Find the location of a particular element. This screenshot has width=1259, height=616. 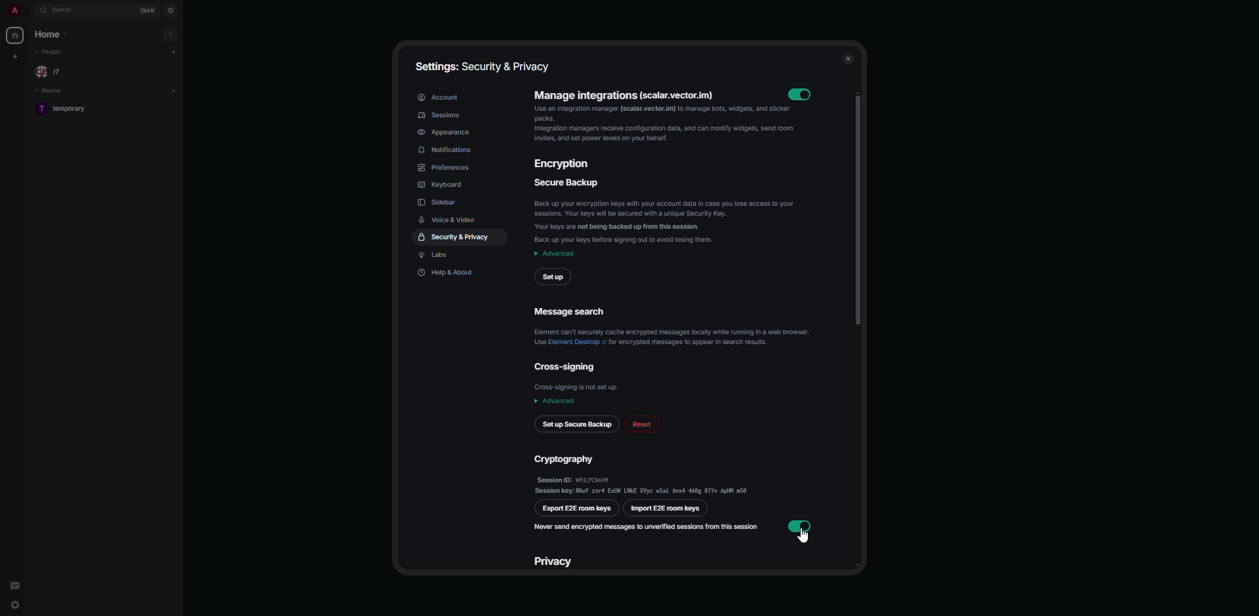

add is located at coordinates (174, 90).